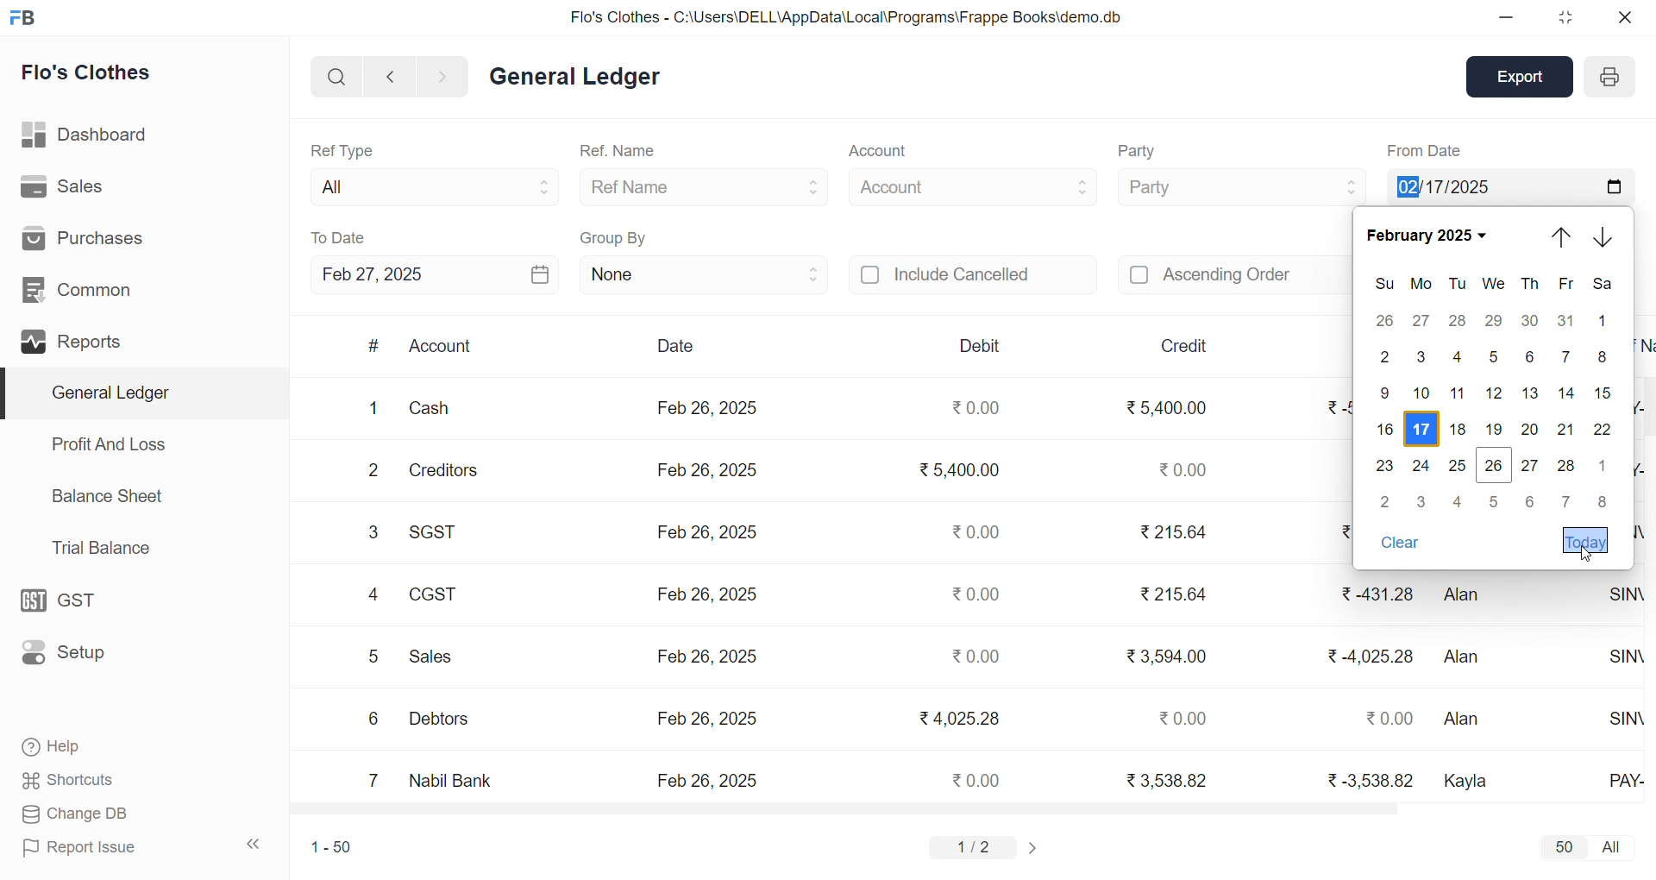 Image resolution: width=1656 pixels, height=880 pixels. What do you see at coordinates (674, 346) in the screenshot?
I see `Date` at bounding box center [674, 346].